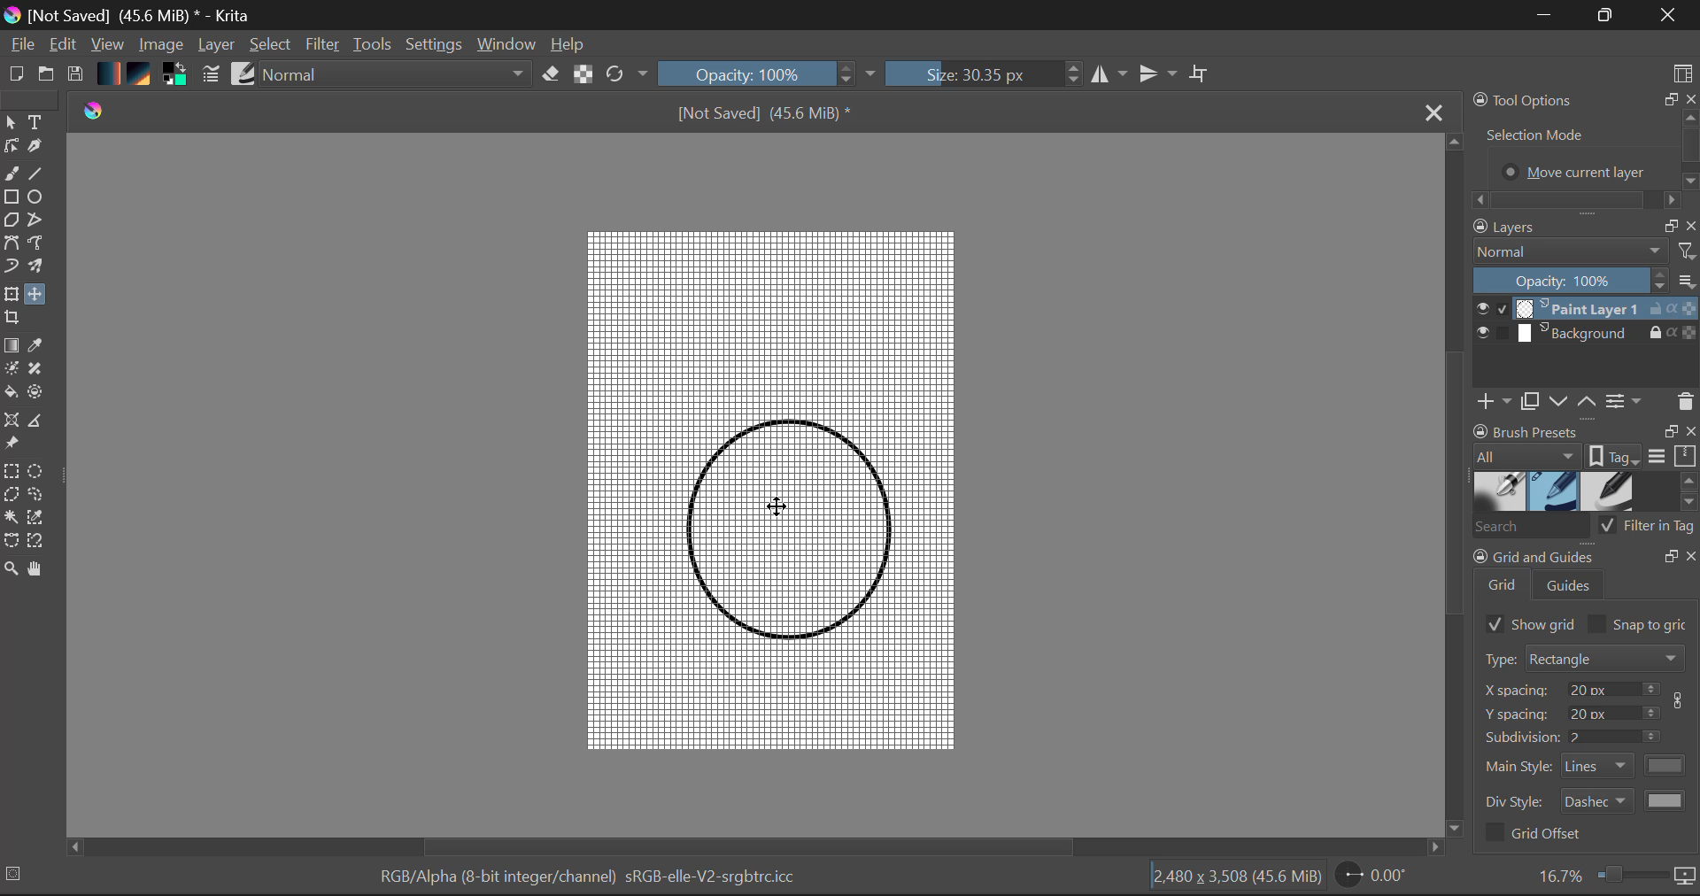 The image size is (1700, 896). I want to click on Enclose and Fill, so click(41, 396).